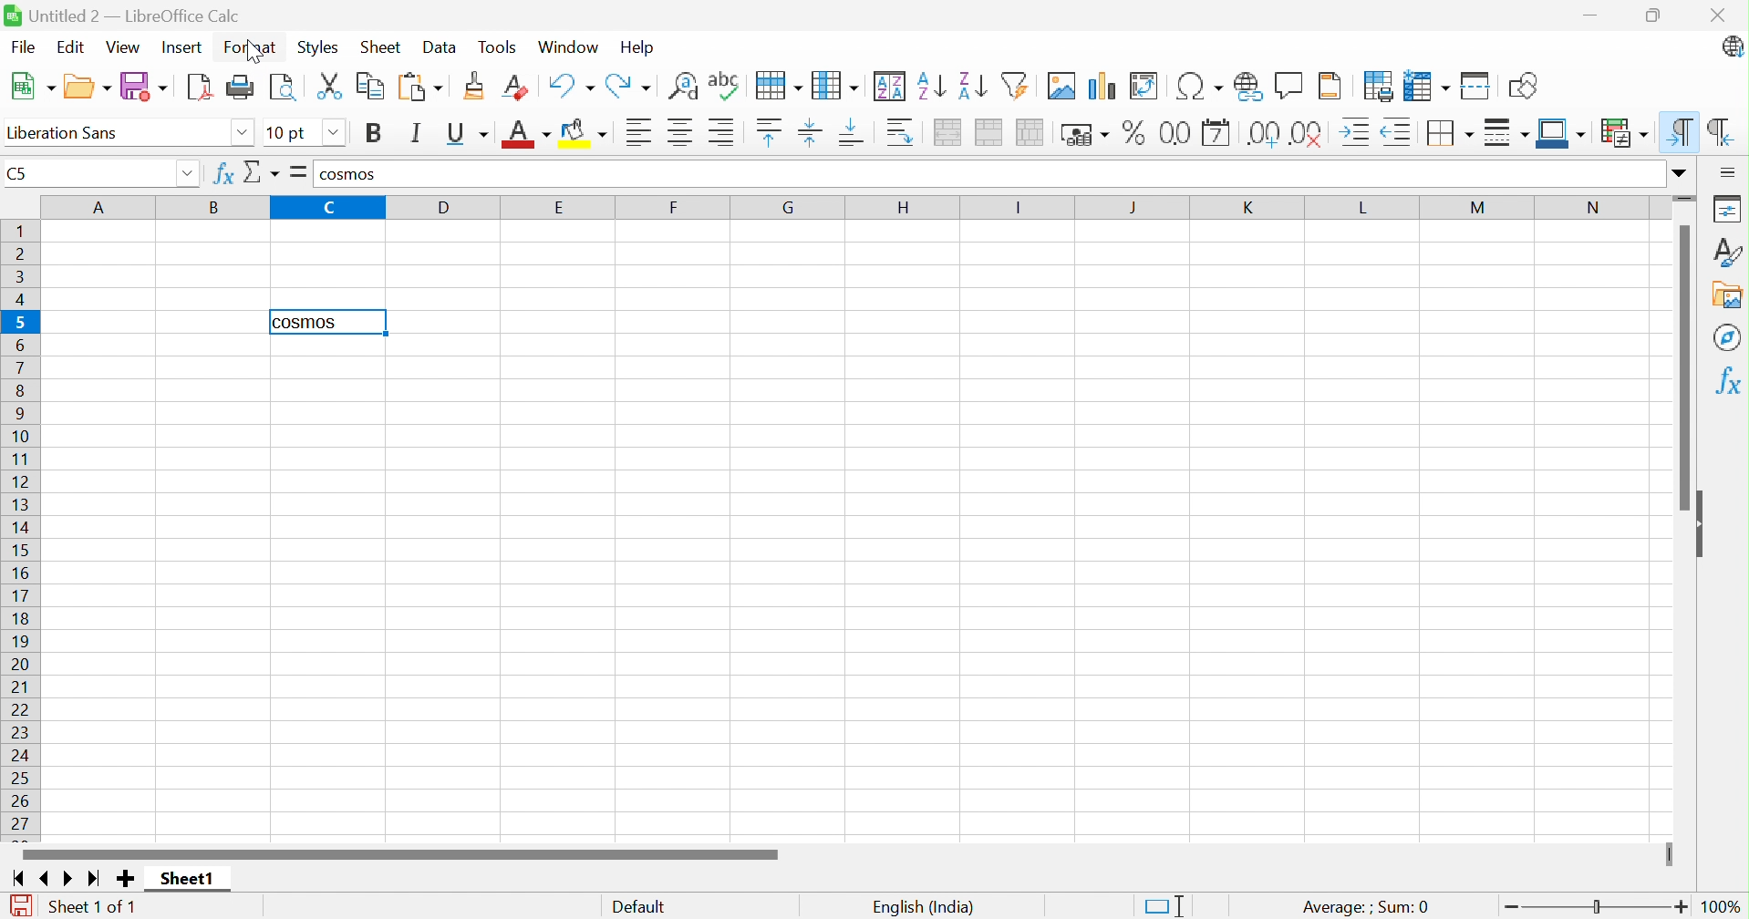  I want to click on Insert hyperlink, so click(1247, 87).